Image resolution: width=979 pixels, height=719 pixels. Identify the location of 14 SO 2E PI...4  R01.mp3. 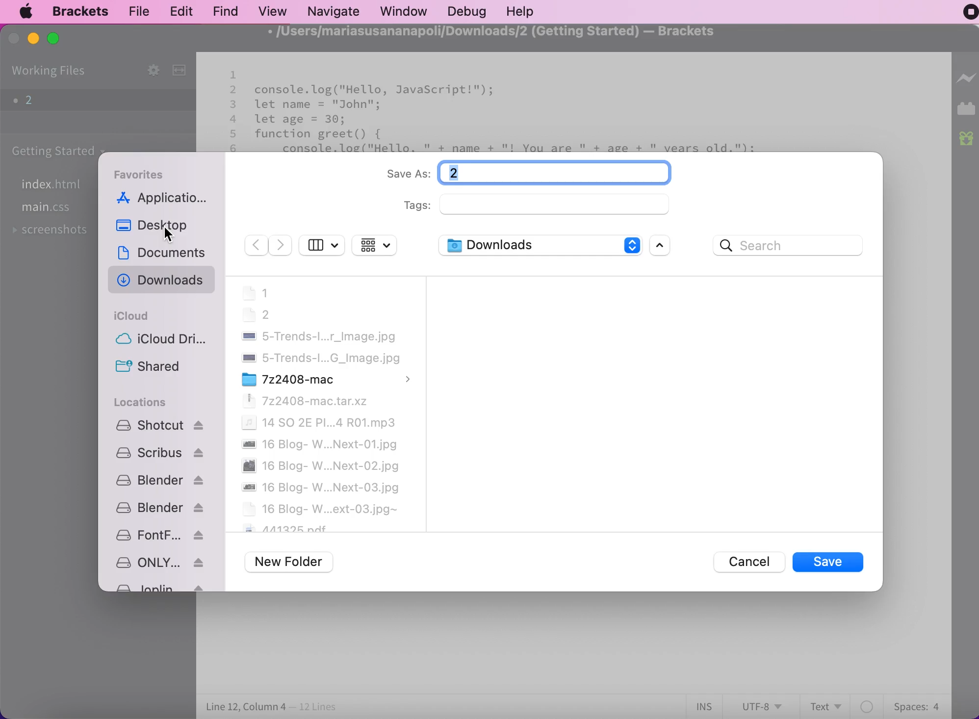
(318, 422).